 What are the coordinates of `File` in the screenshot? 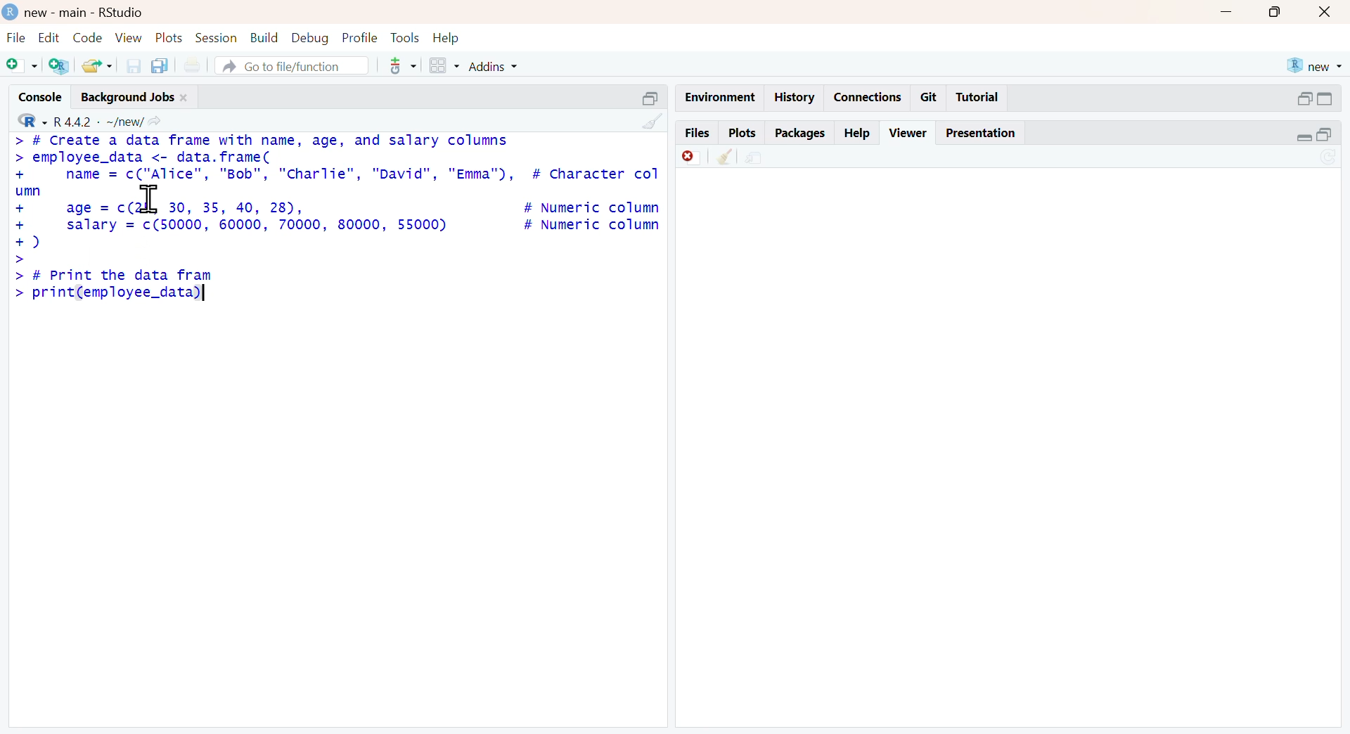 It's located at (14, 37).